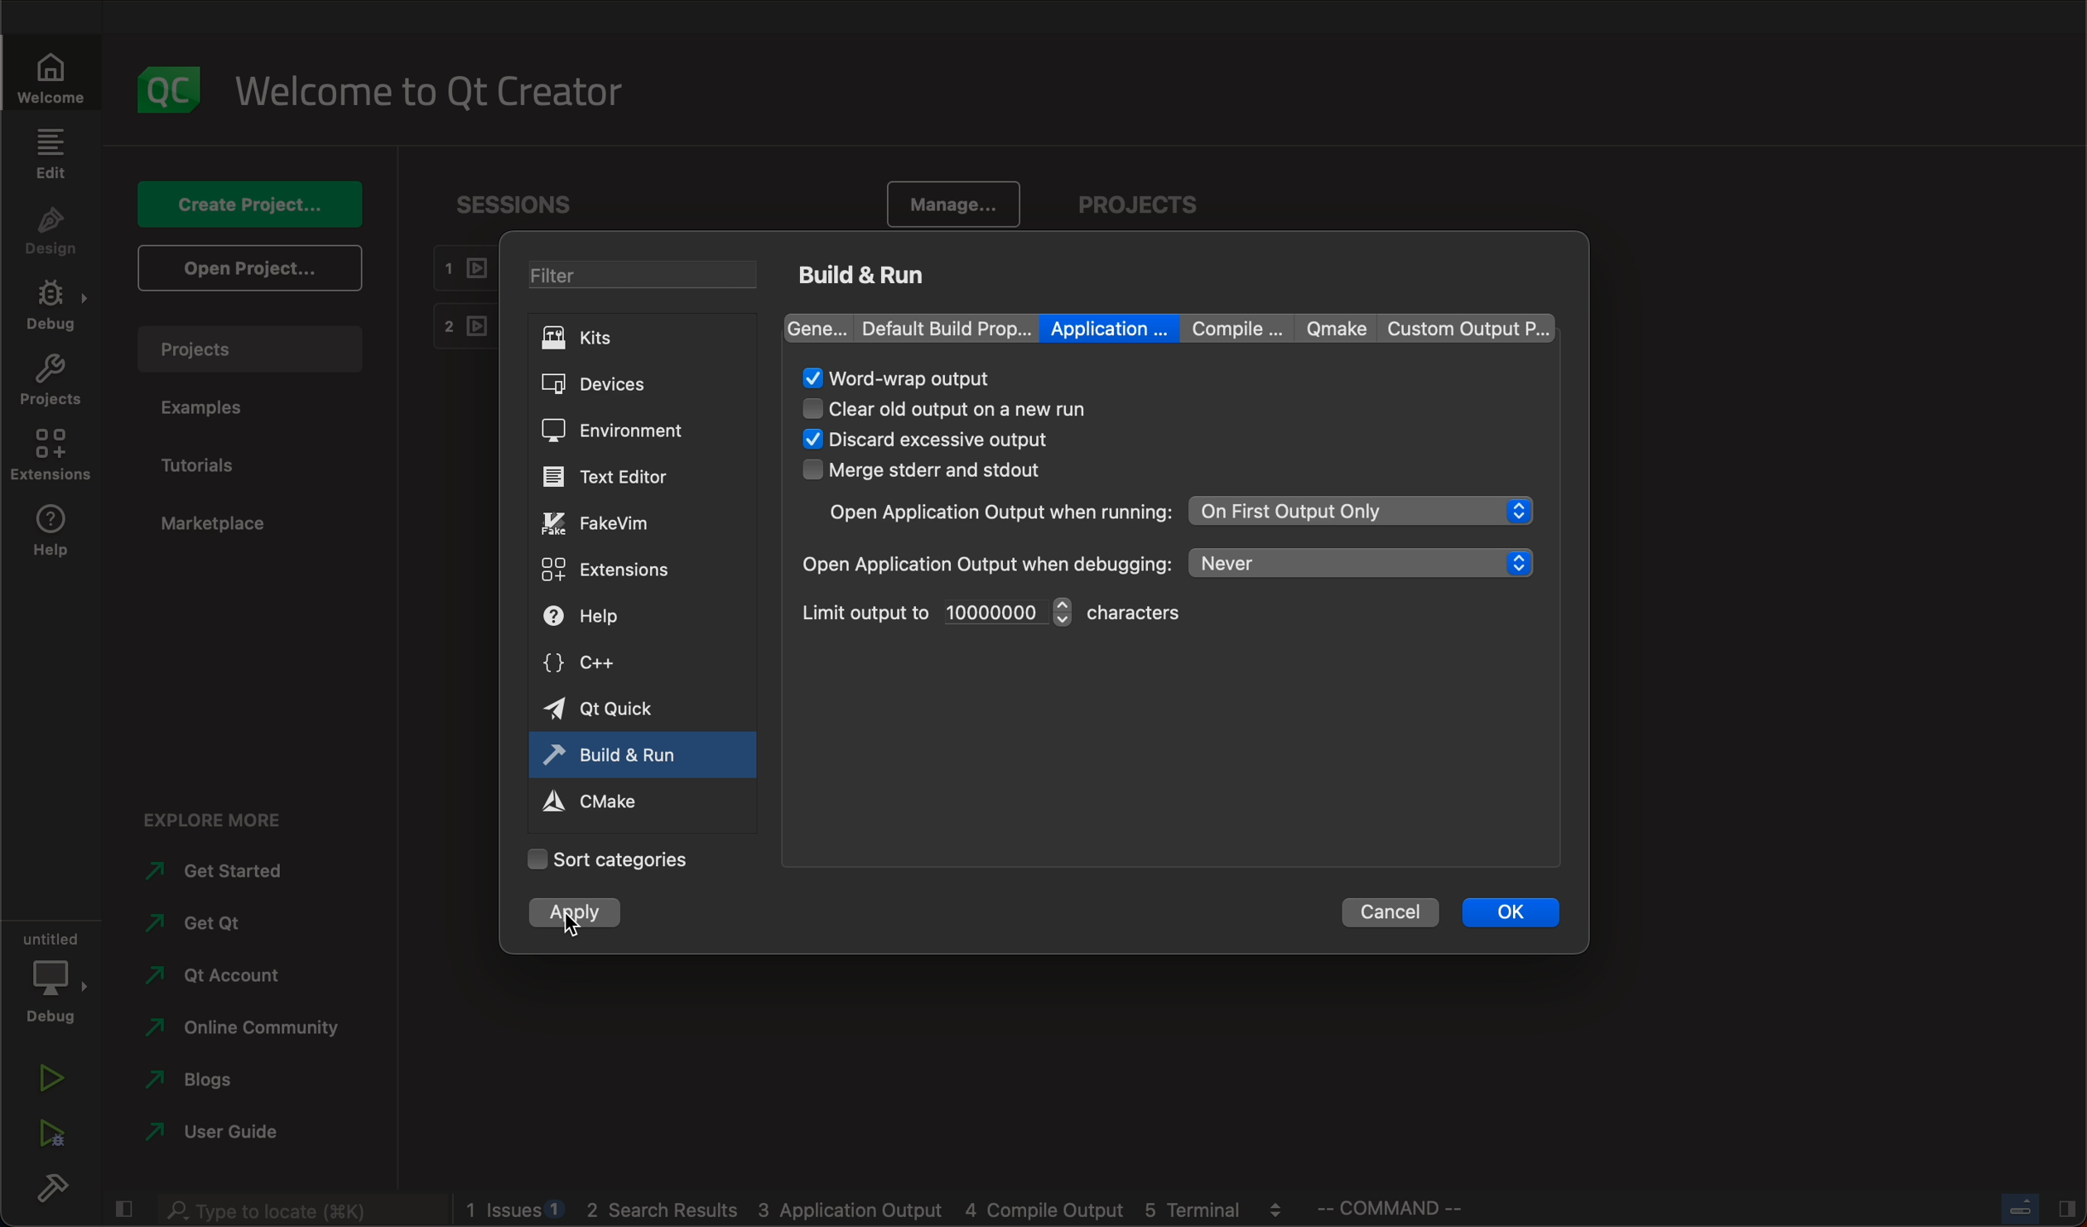  Describe the element at coordinates (47, 1078) in the screenshot. I see `run` at that location.